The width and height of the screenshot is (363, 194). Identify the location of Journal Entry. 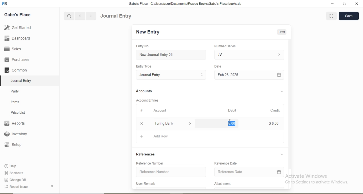
(116, 16).